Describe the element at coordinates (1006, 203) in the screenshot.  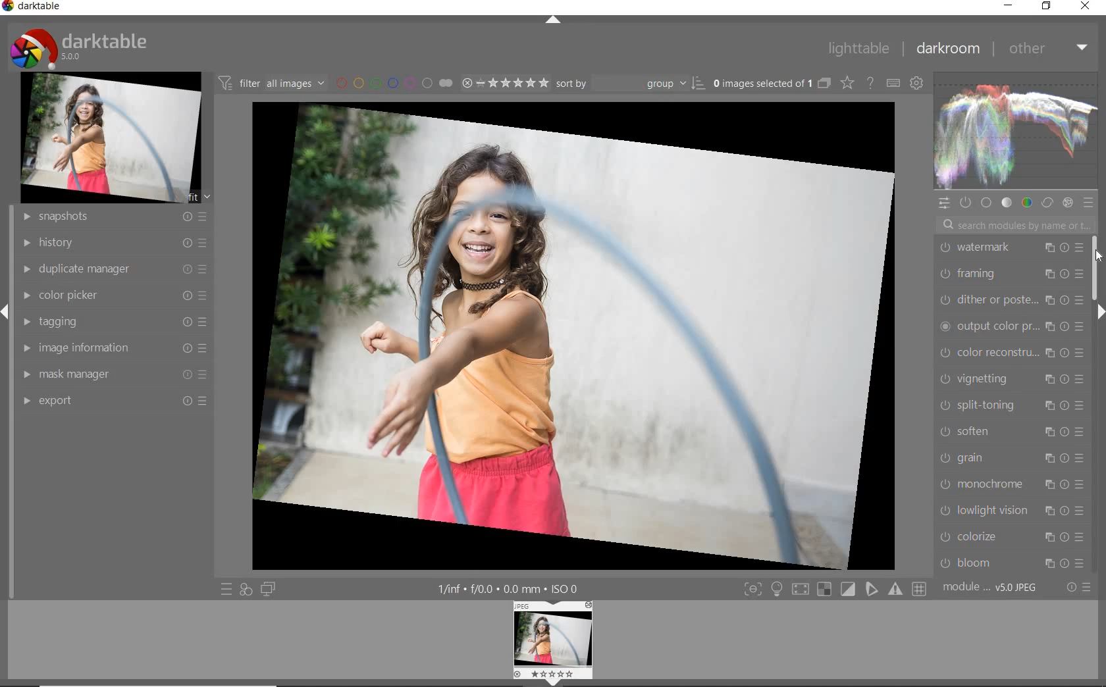
I see `tone` at that location.